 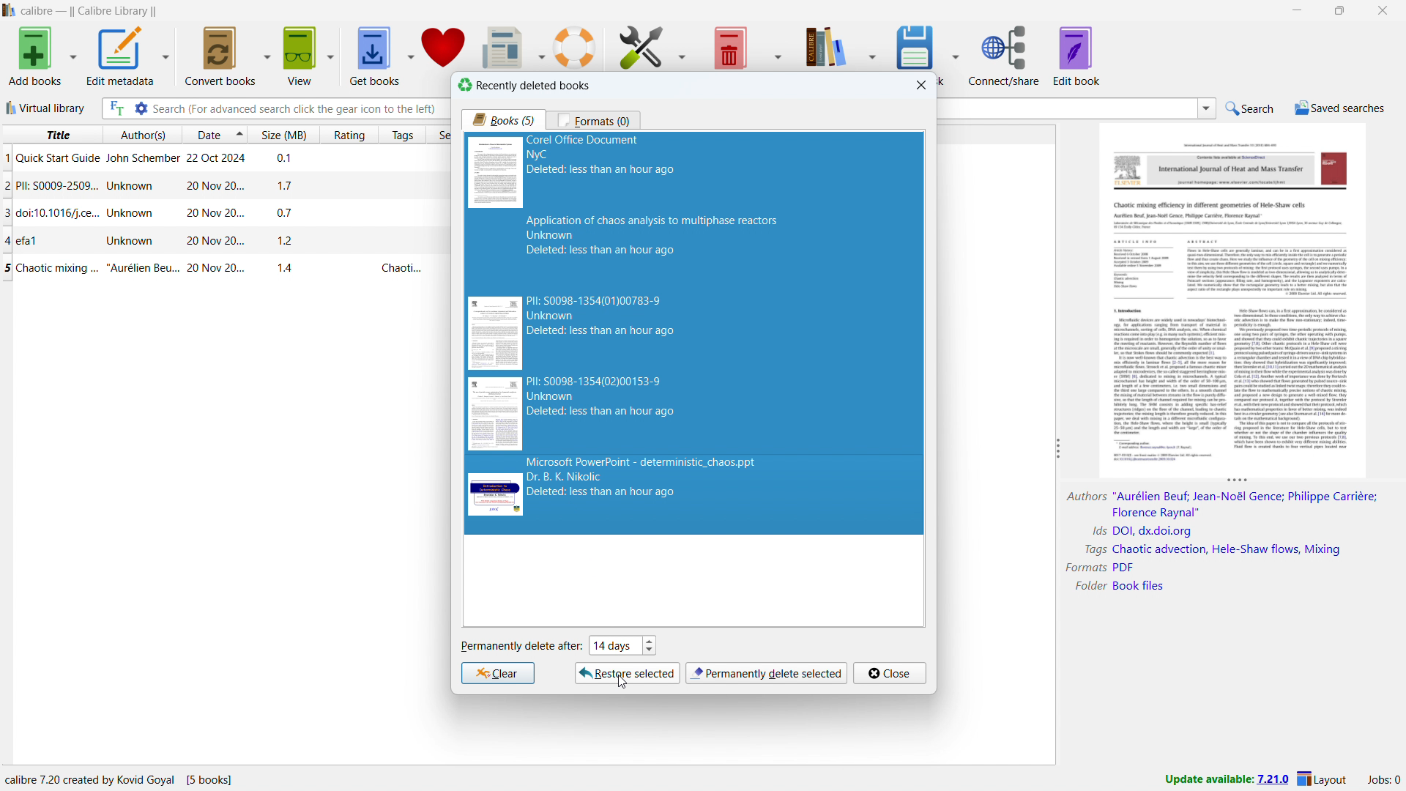 What do you see at coordinates (825, 45) in the screenshot?
I see `calibre library` at bounding box center [825, 45].